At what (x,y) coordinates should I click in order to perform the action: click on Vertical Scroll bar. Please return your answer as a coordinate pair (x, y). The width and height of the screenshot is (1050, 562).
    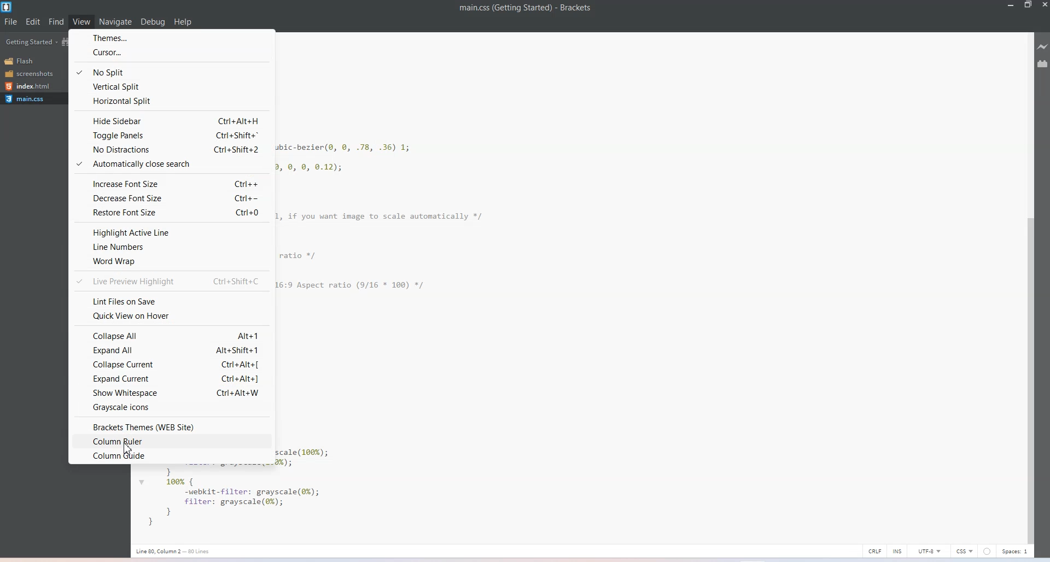
    Looking at the image, I should click on (1030, 286).